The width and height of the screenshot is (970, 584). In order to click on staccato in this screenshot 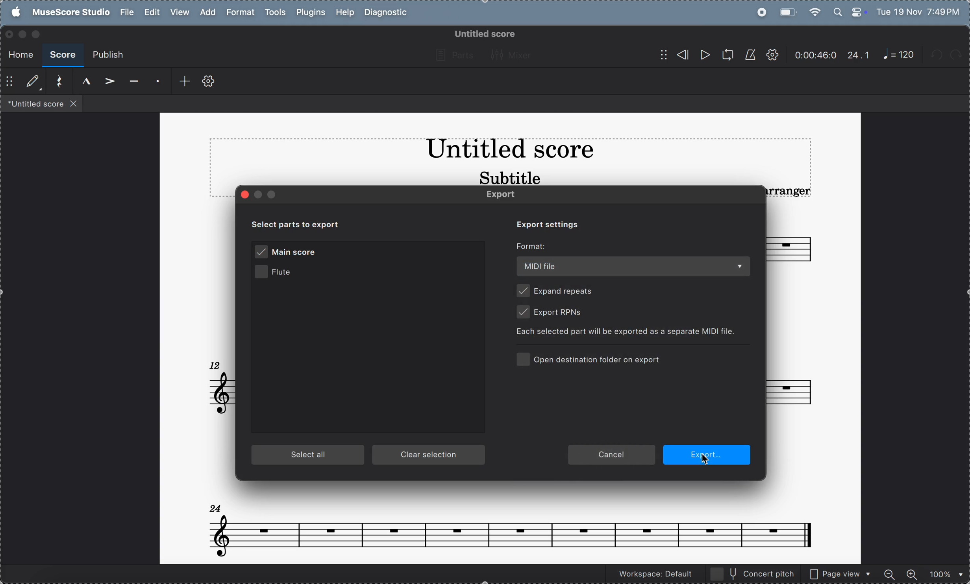, I will do `click(156, 82)`.